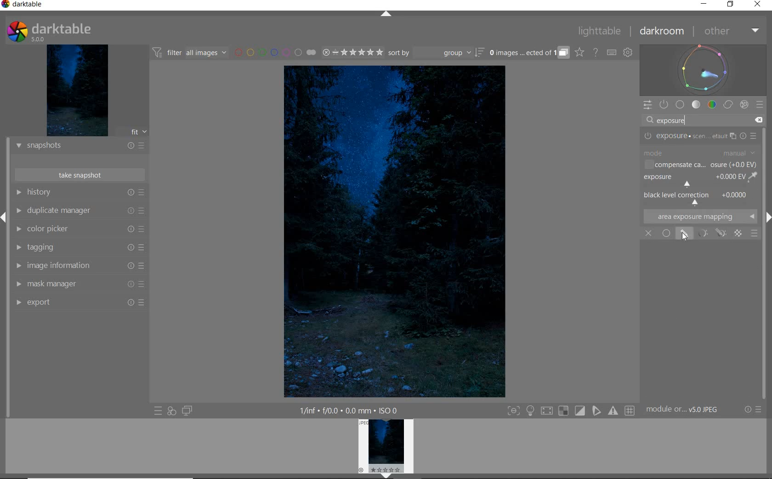 The height and width of the screenshot is (479, 772). I want to click on HELP ONLINE, so click(596, 53).